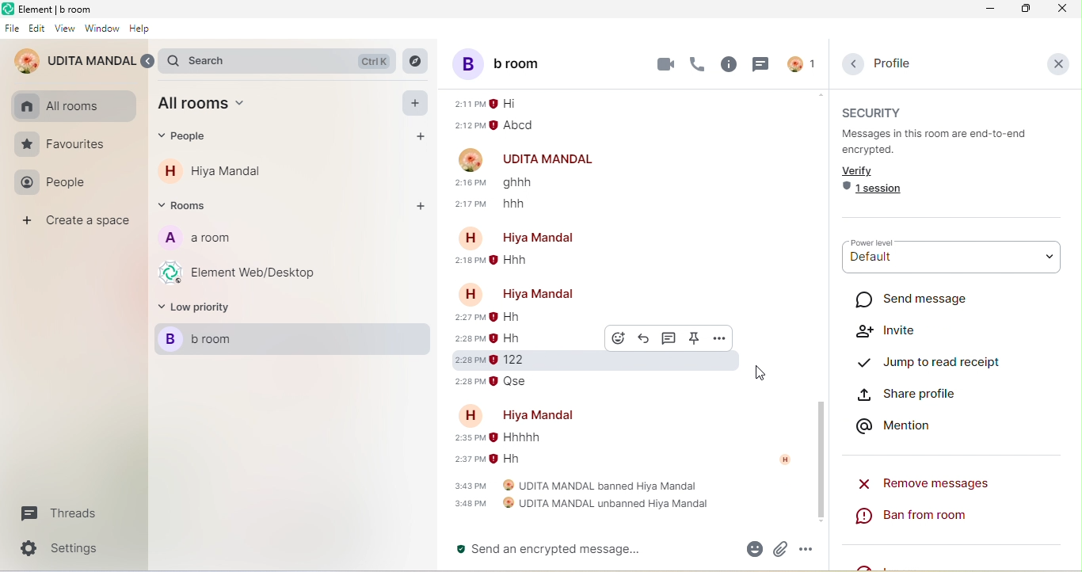  Describe the element at coordinates (229, 171) in the screenshot. I see `hiya mandal` at that location.